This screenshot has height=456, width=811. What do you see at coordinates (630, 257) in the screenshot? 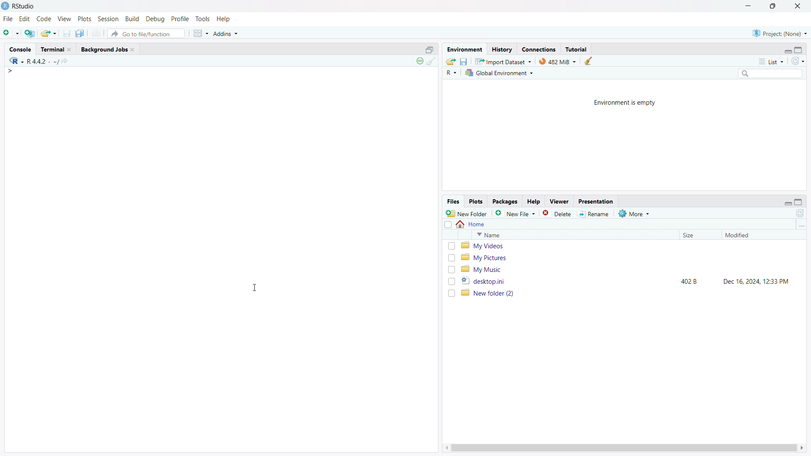
I see `my pictures` at bounding box center [630, 257].